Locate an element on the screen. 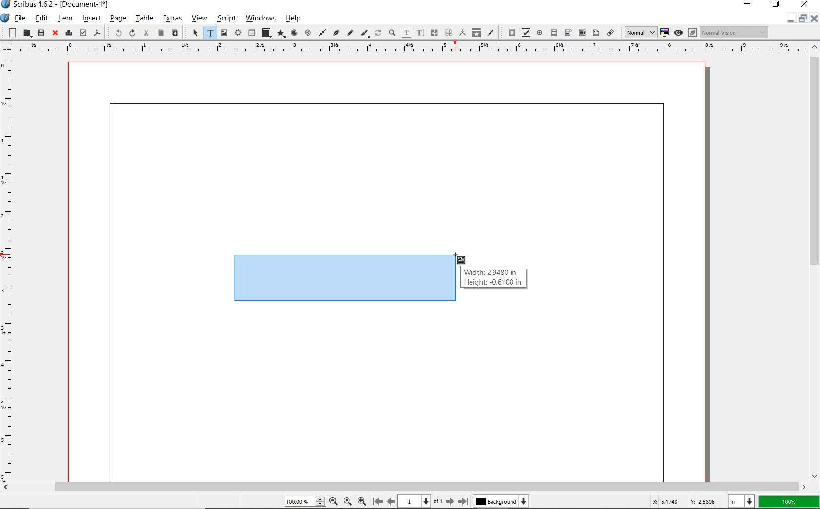  cut is located at coordinates (146, 33).